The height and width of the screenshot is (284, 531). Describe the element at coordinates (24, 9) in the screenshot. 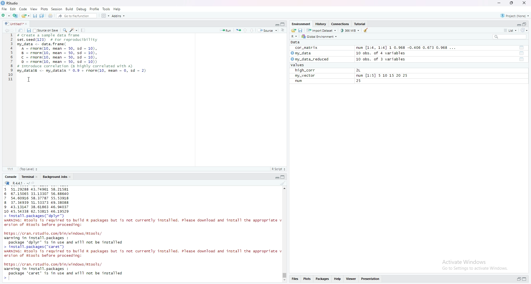

I see `Code` at that location.